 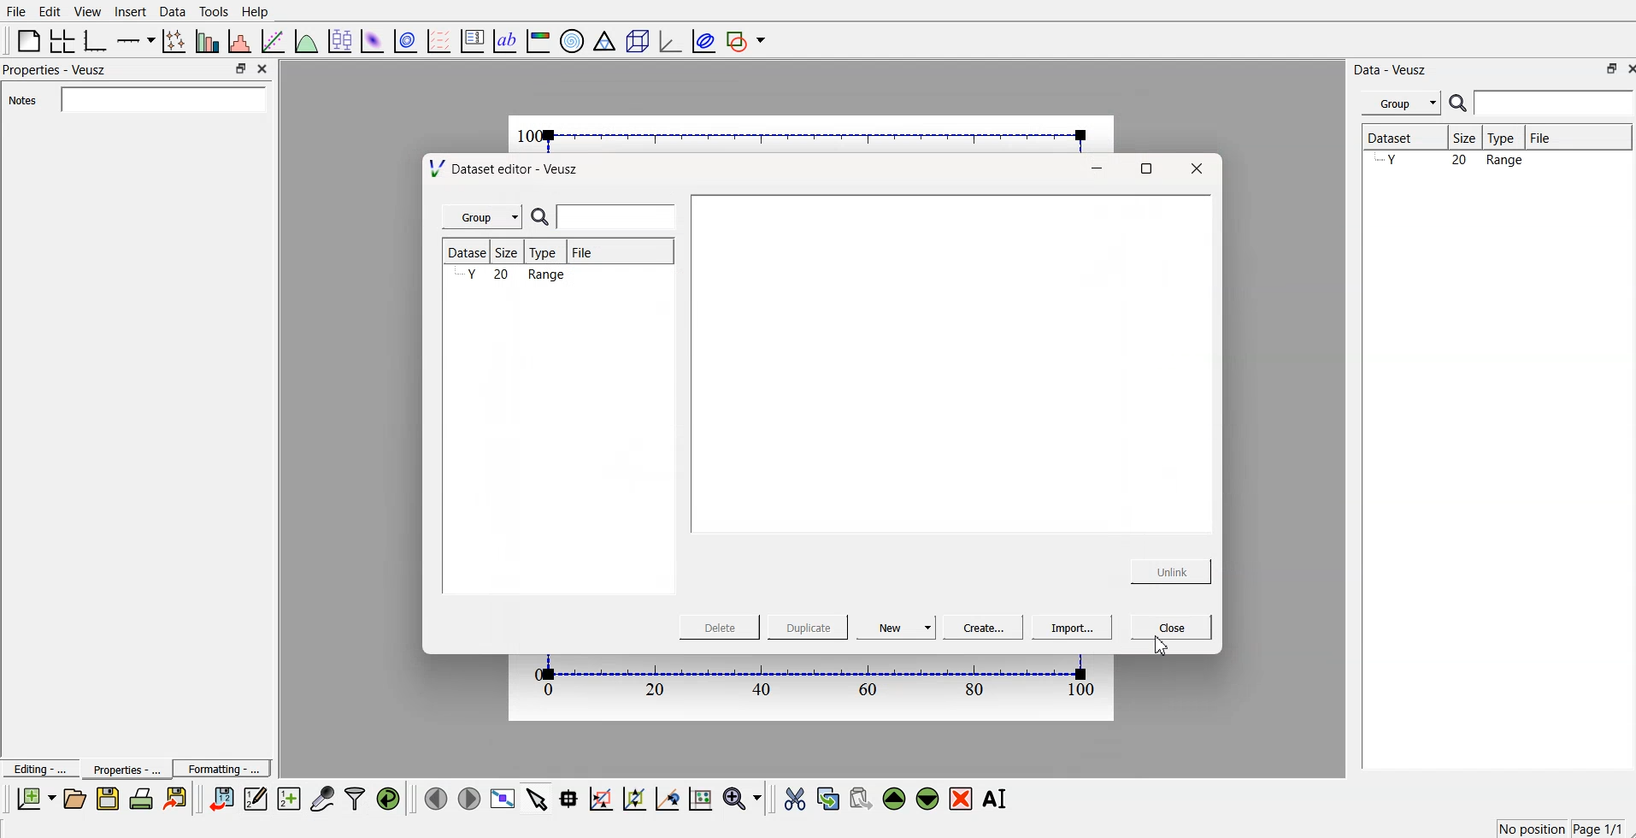 I want to click on File, so click(x=615, y=251).